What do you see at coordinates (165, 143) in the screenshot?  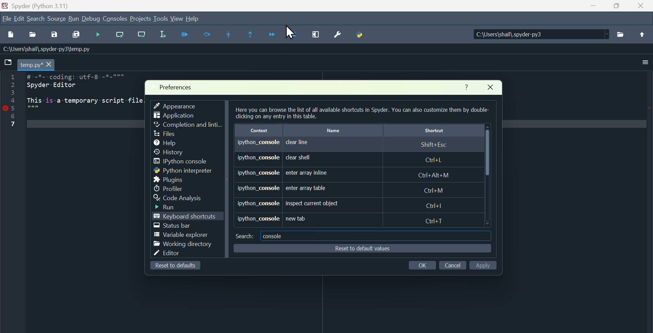 I see `help` at bounding box center [165, 143].